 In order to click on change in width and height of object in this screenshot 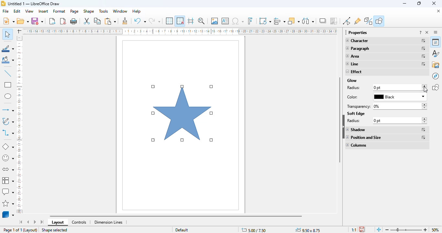, I will do `click(308, 230)`.